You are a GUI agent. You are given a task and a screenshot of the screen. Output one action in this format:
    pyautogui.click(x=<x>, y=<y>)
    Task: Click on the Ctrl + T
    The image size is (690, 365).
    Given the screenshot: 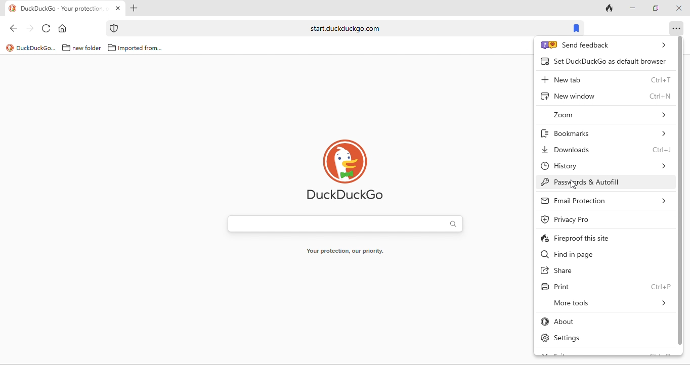 What is the action you would take?
    pyautogui.click(x=661, y=80)
    